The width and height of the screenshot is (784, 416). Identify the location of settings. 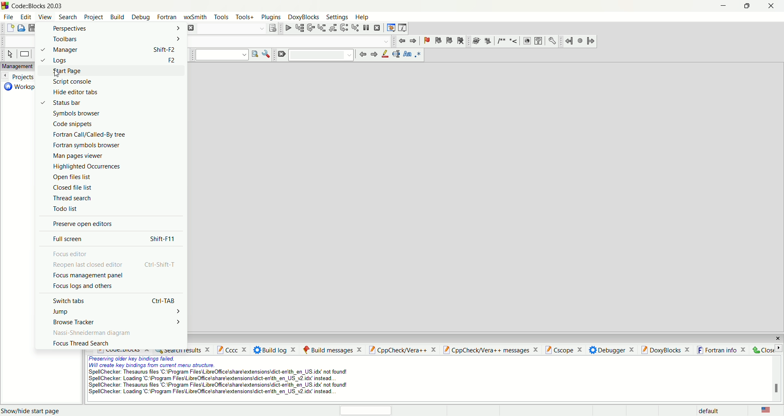
(552, 40).